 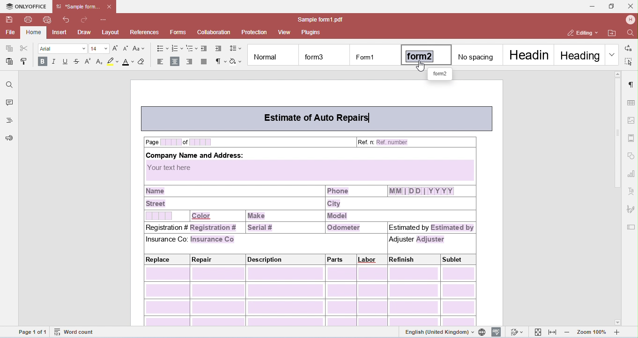 What do you see at coordinates (25, 6) in the screenshot?
I see `onlyoffice` at bounding box center [25, 6].